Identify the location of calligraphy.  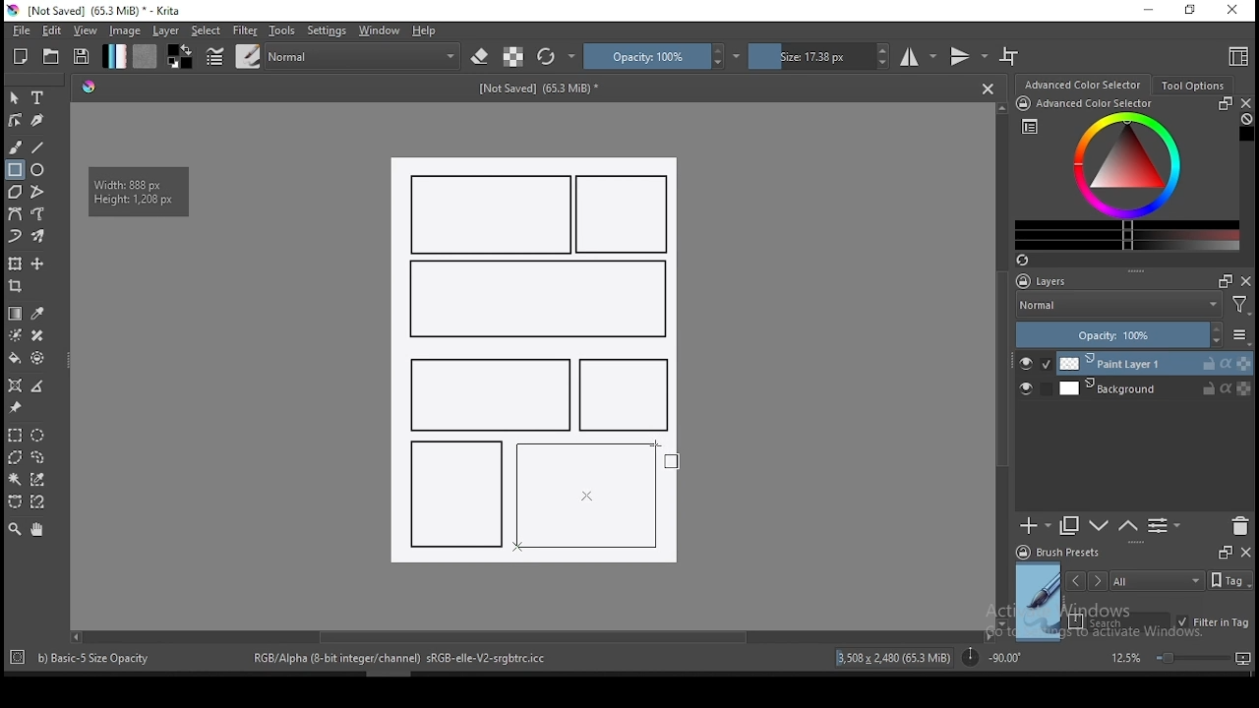
(38, 119).